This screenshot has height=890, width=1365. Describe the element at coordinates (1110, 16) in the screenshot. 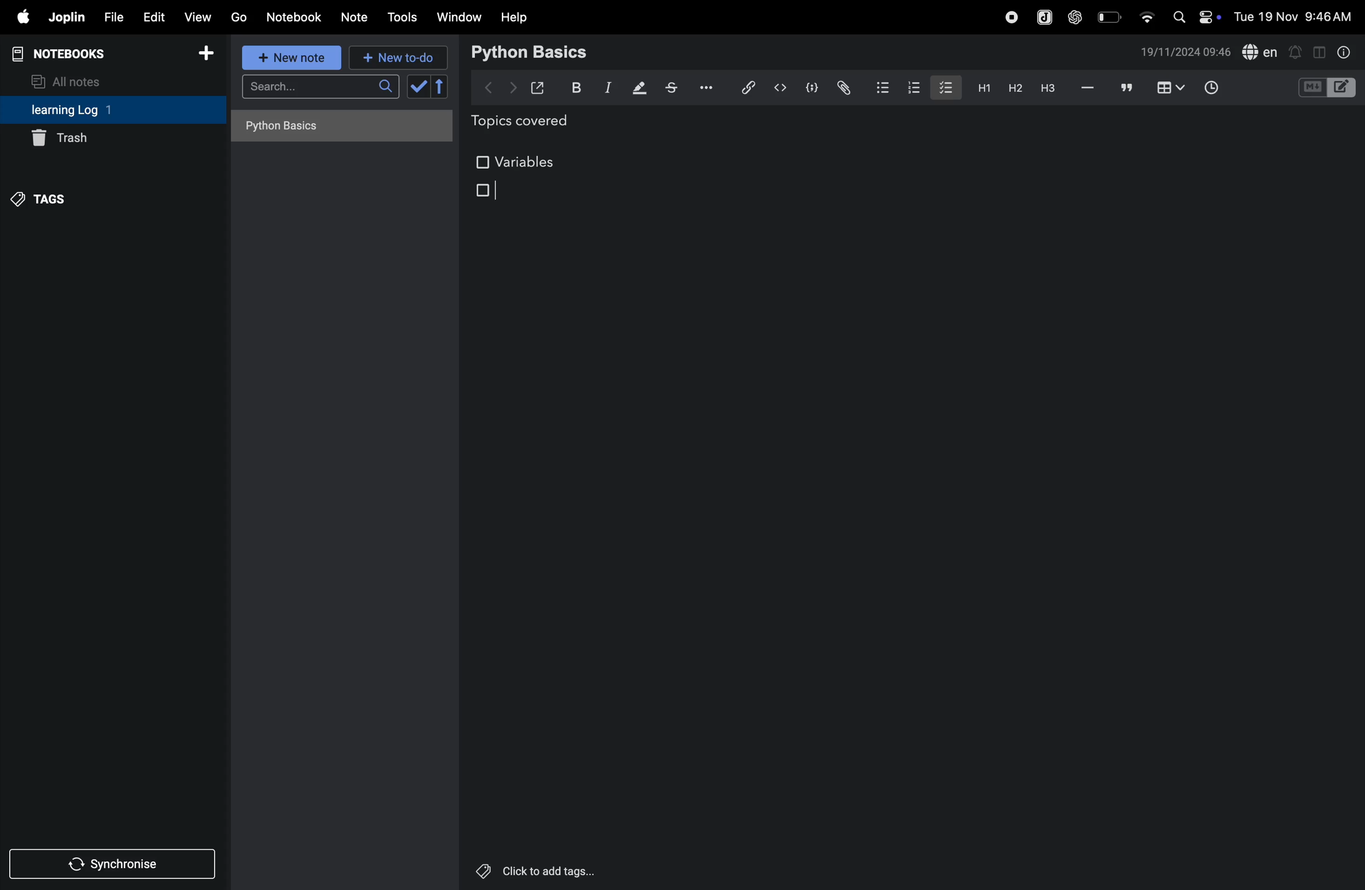

I see `battery` at that location.